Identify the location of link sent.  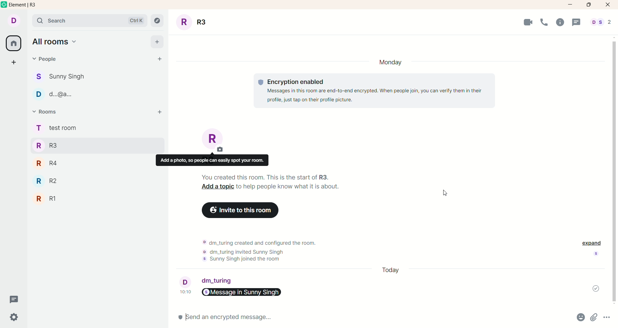
(242, 292).